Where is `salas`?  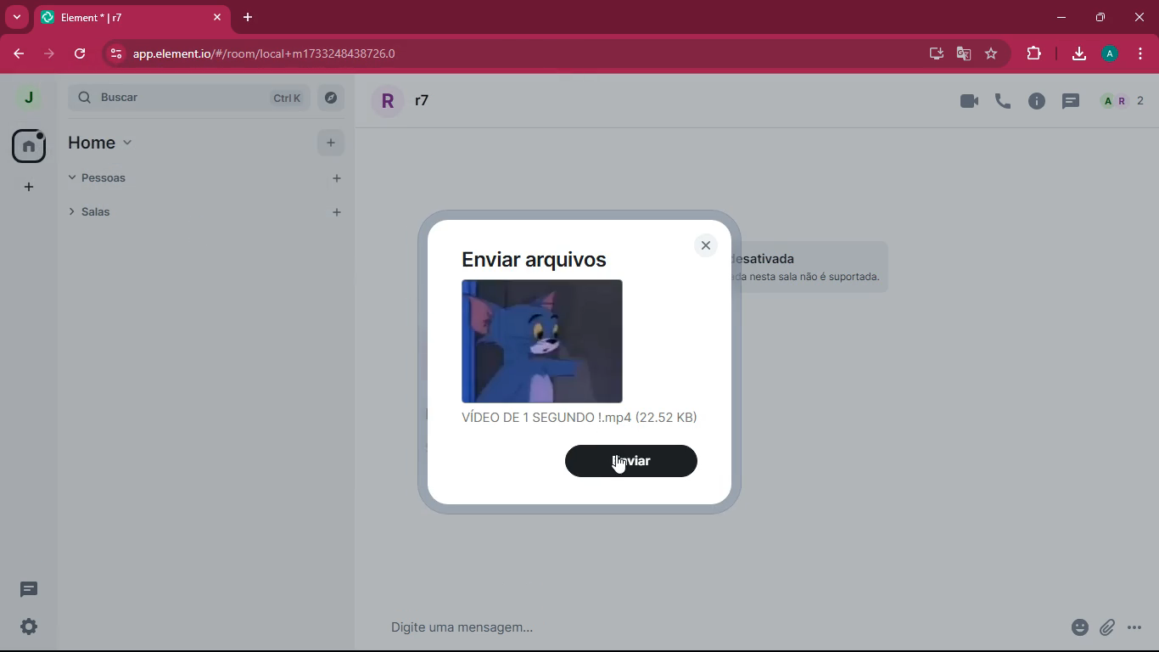 salas is located at coordinates (182, 211).